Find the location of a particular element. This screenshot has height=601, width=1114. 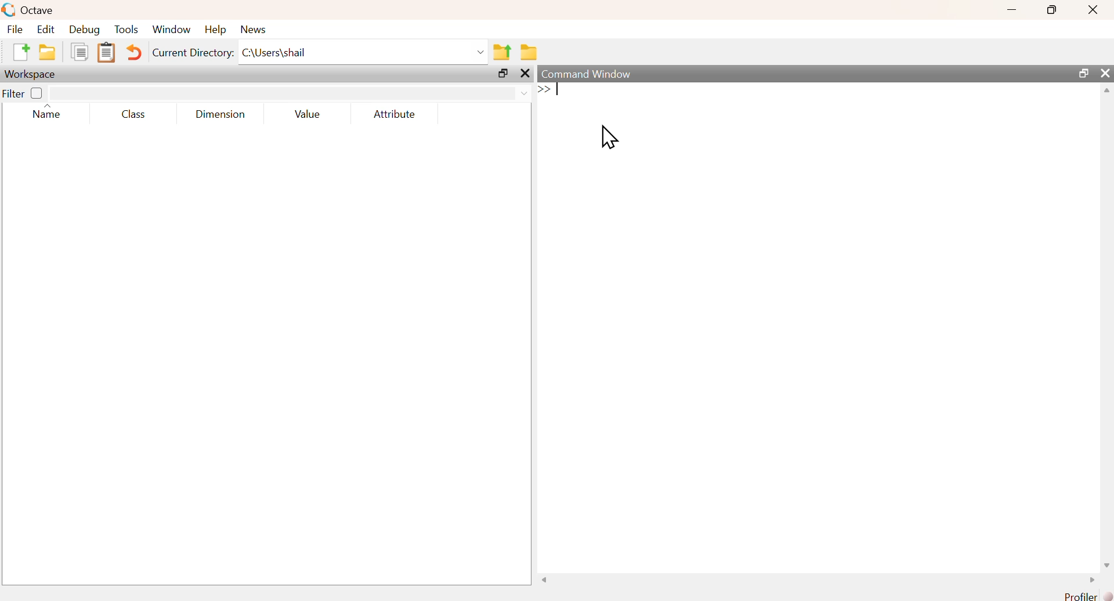

Window is located at coordinates (172, 30).